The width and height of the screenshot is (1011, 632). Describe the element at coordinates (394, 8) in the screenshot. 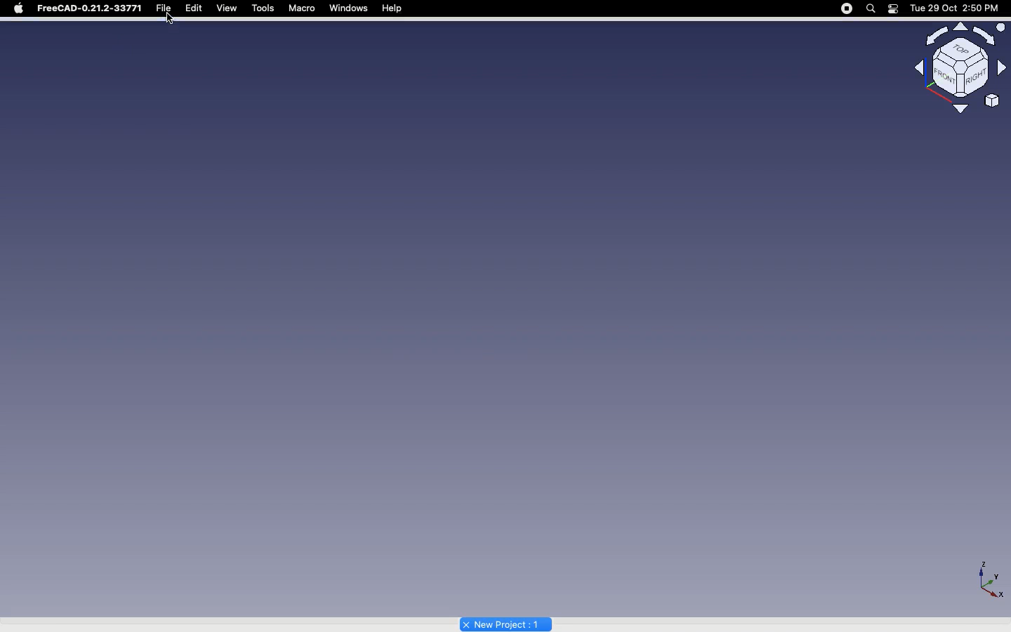

I see `Help` at that location.